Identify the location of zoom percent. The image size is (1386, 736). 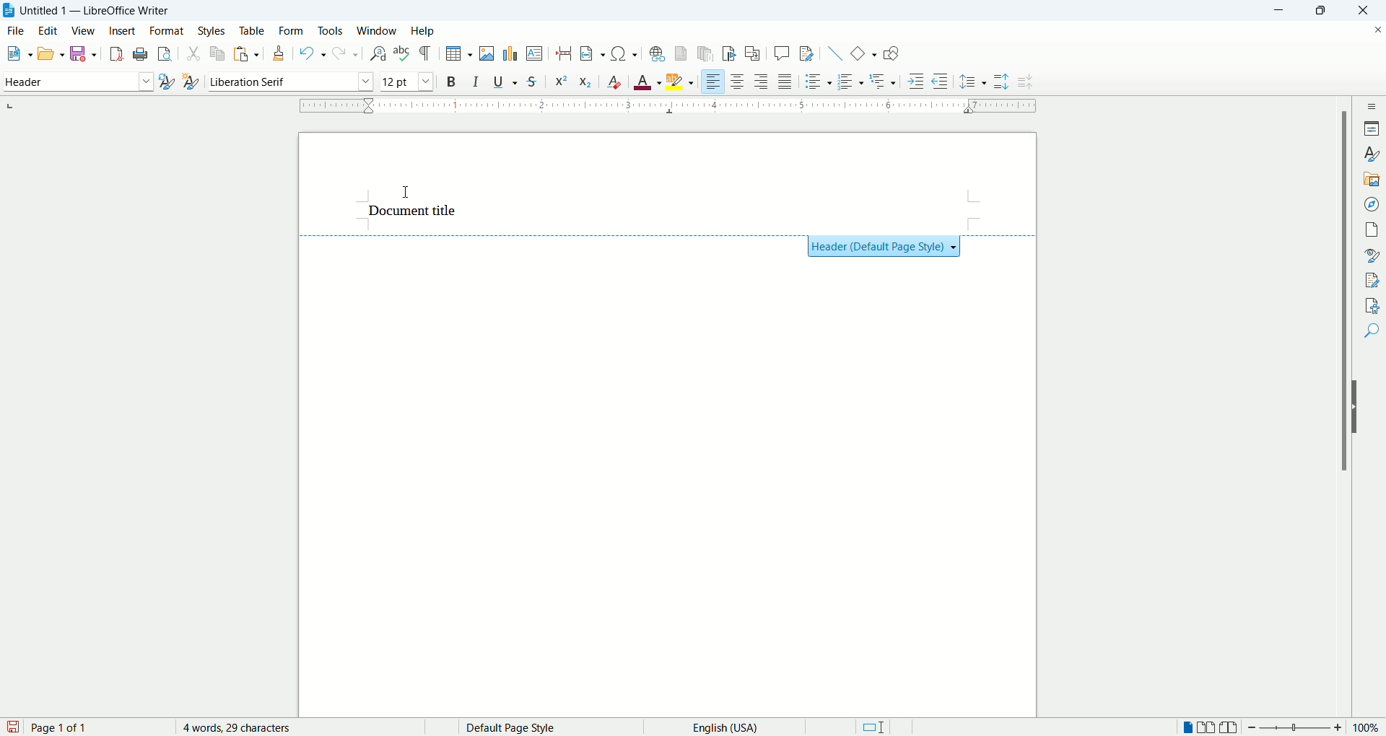
(1369, 727).